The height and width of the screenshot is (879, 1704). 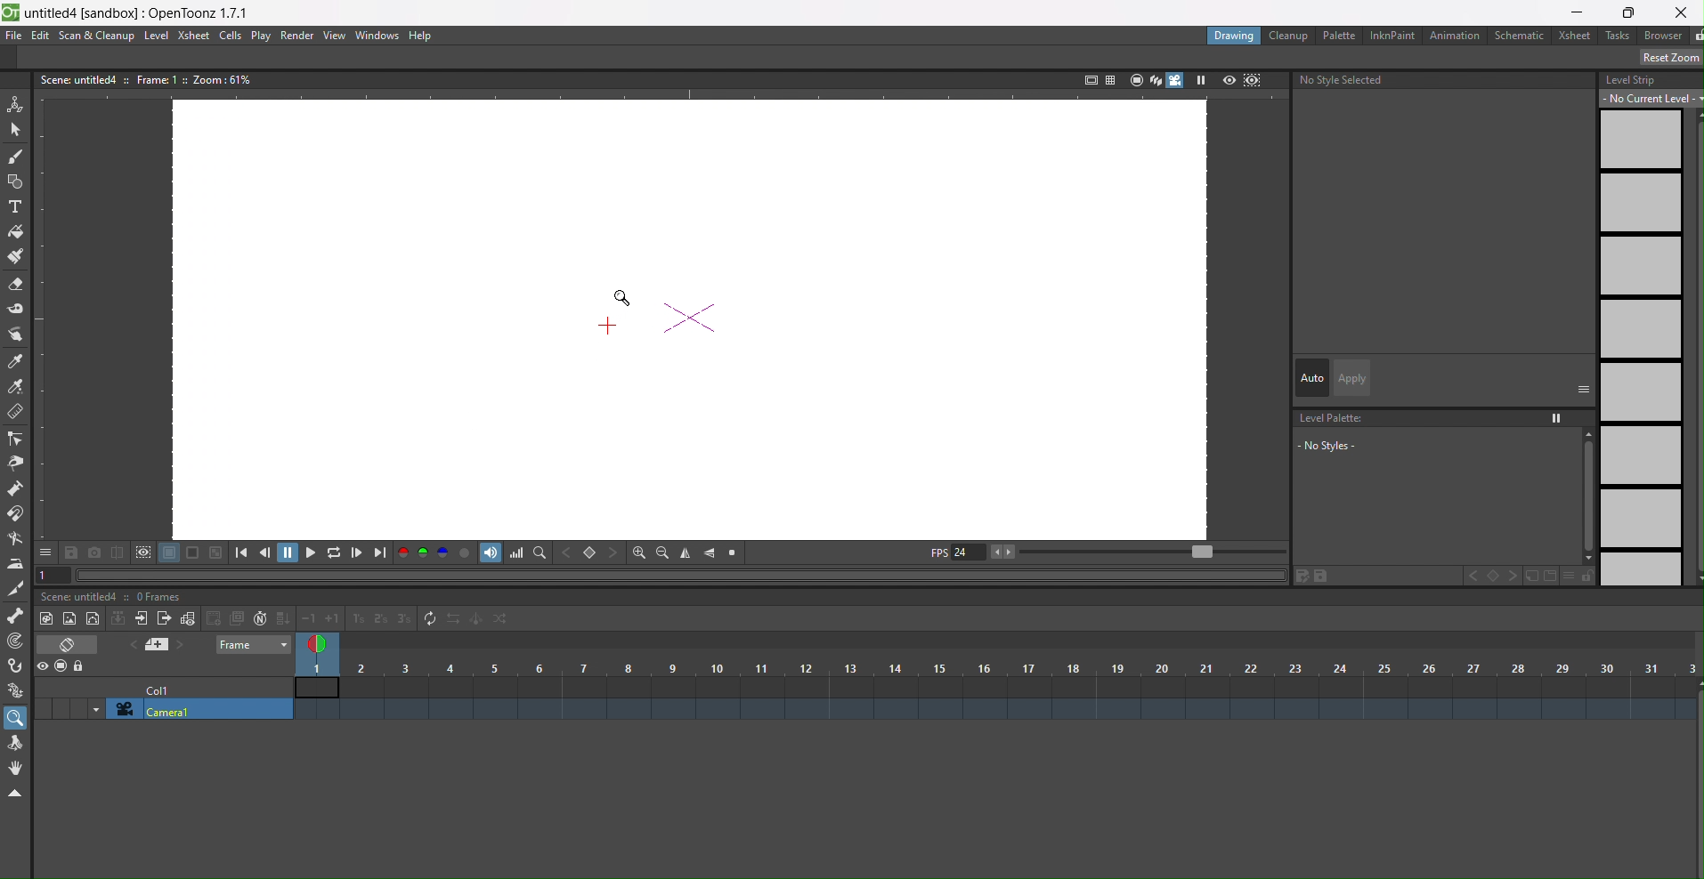 I want to click on level strip, so click(x=1644, y=329).